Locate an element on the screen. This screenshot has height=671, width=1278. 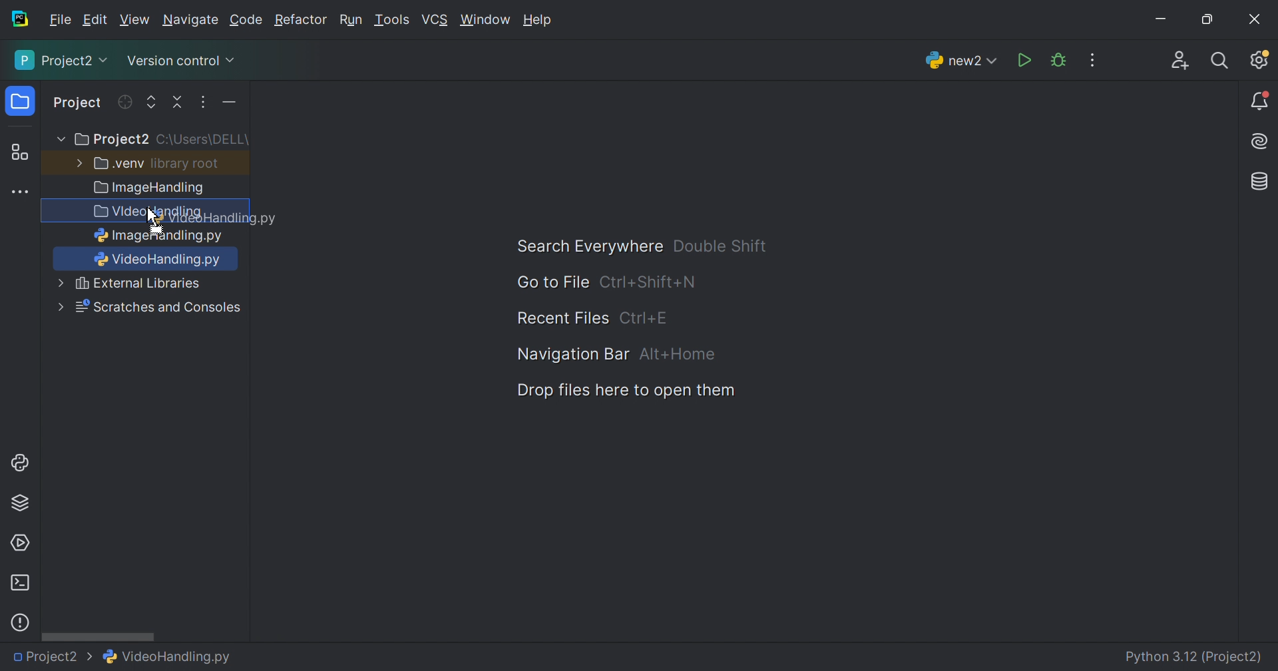
Close is located at coordinates (1255, 19).